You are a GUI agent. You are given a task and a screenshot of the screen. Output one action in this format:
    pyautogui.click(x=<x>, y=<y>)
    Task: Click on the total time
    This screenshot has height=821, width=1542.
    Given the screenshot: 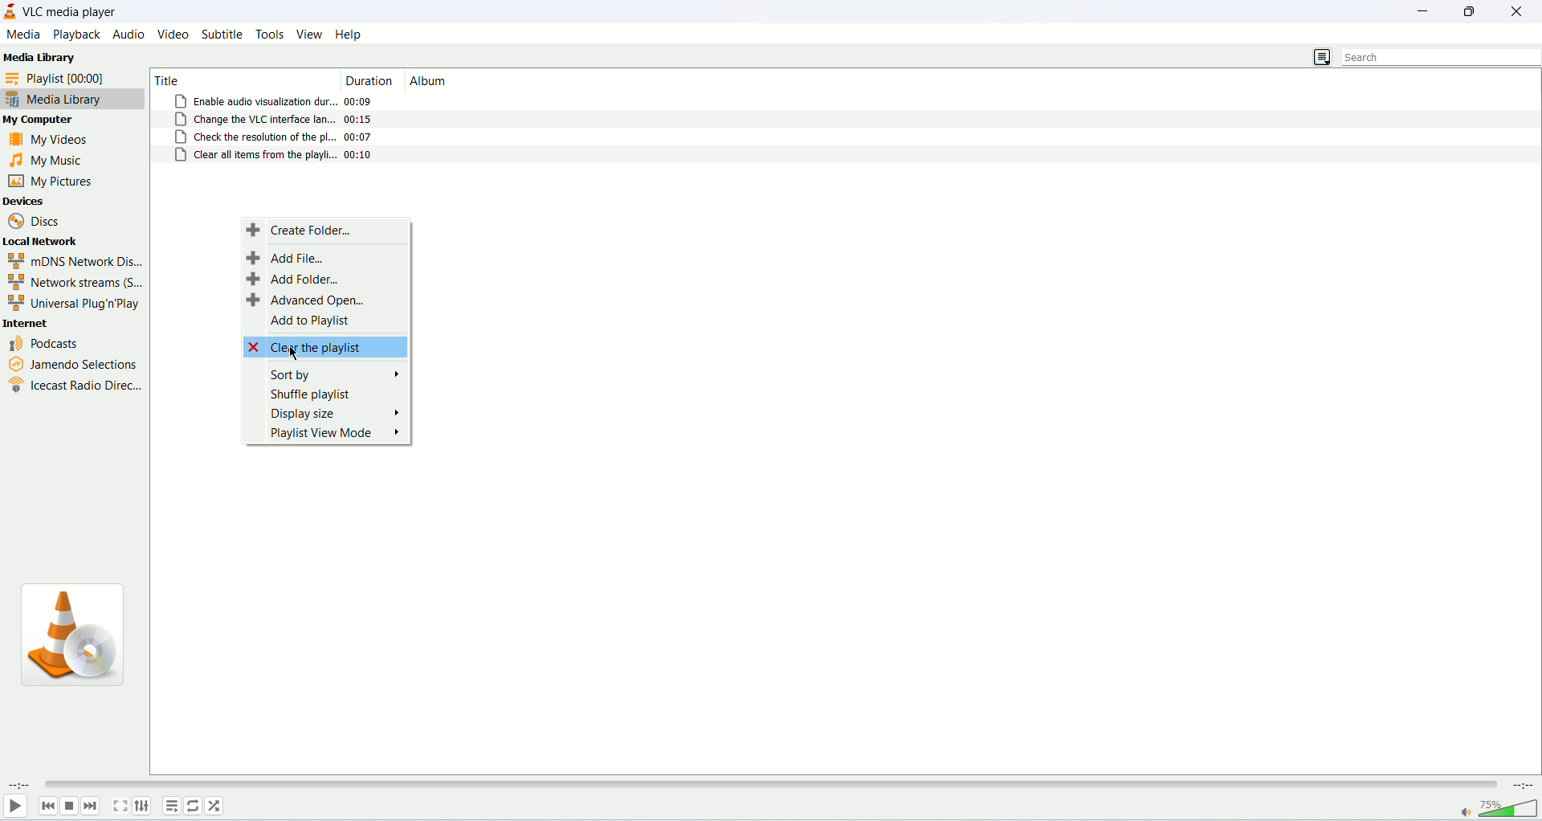 What is the action you would take?
    pyautogui.click(x=1523, y=786)
    